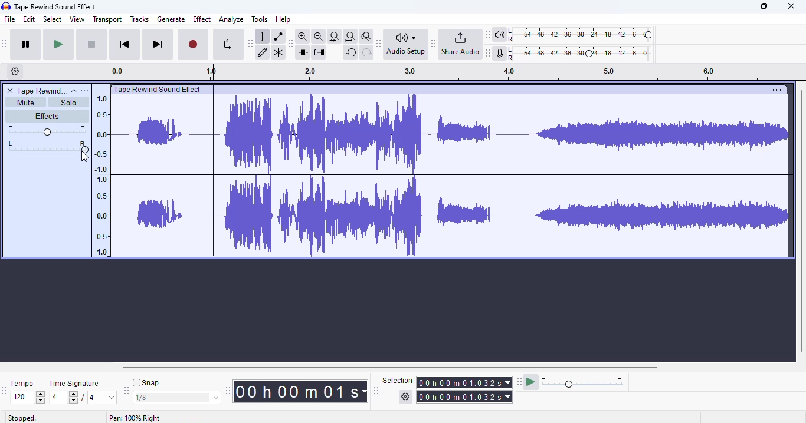  I want to click on cursor, so click(84, 157).